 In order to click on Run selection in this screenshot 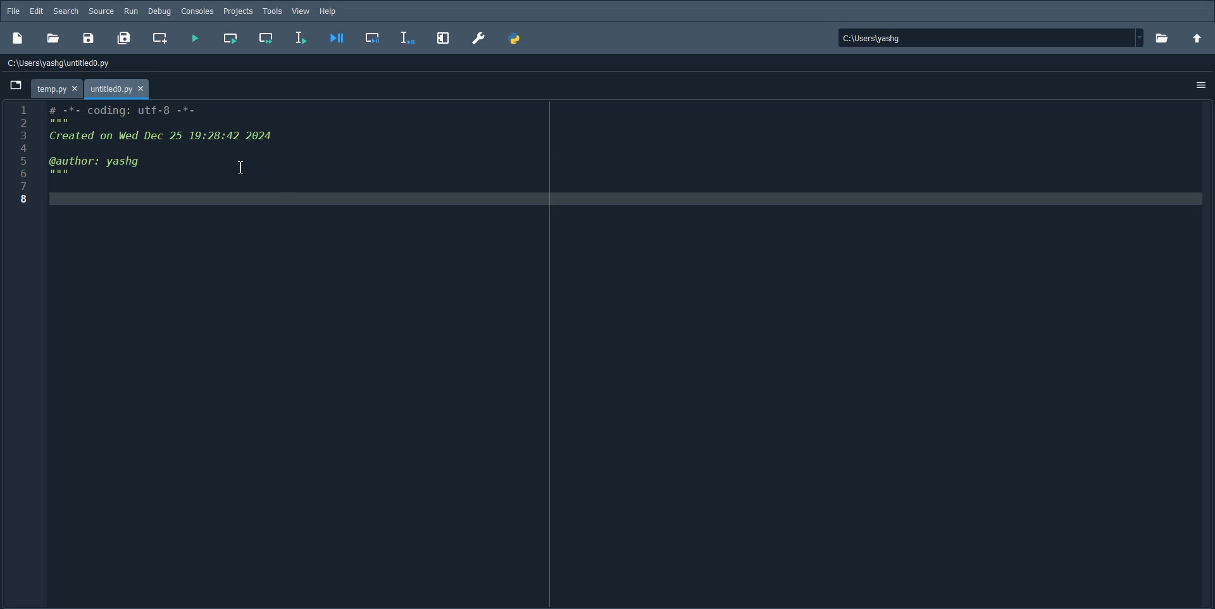, I will do `click(301, 39)`.